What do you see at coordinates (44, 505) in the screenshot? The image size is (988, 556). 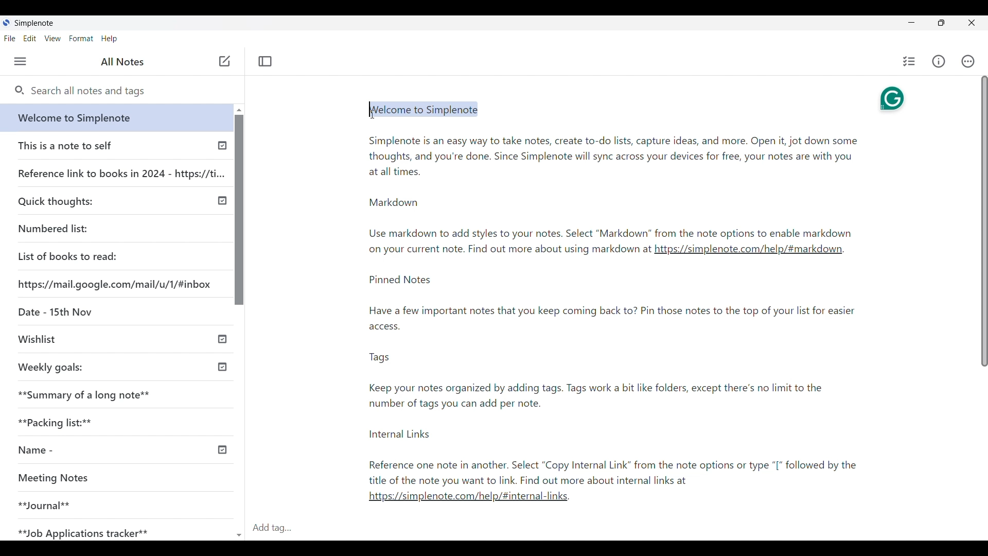 I see `Journal` at bounding box center [44, 505].